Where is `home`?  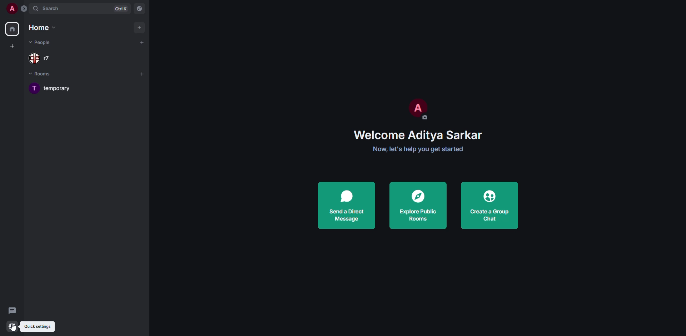
home is located at coordinates (43, 27).